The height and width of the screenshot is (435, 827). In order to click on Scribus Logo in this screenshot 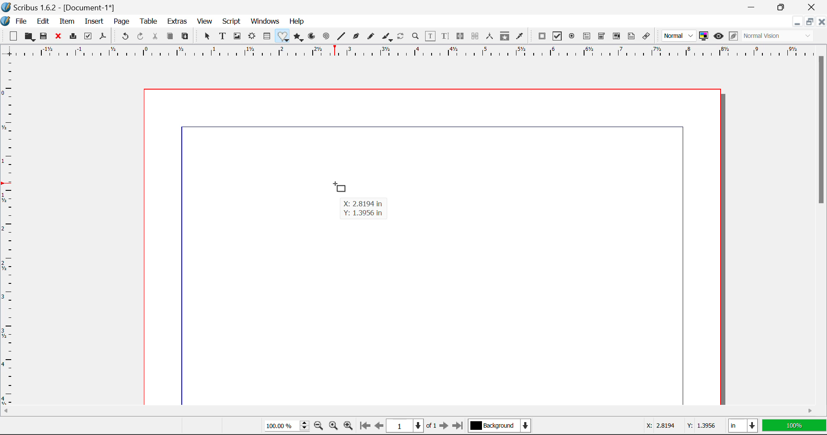, I will do `click(5, 22)`.